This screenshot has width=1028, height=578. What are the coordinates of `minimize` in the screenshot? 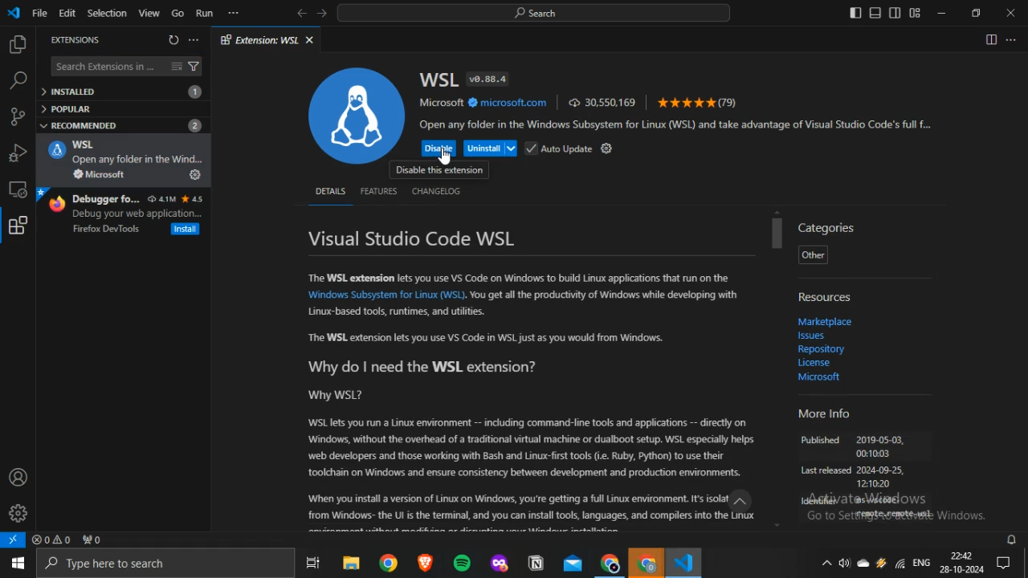 It's located at (941, 13).